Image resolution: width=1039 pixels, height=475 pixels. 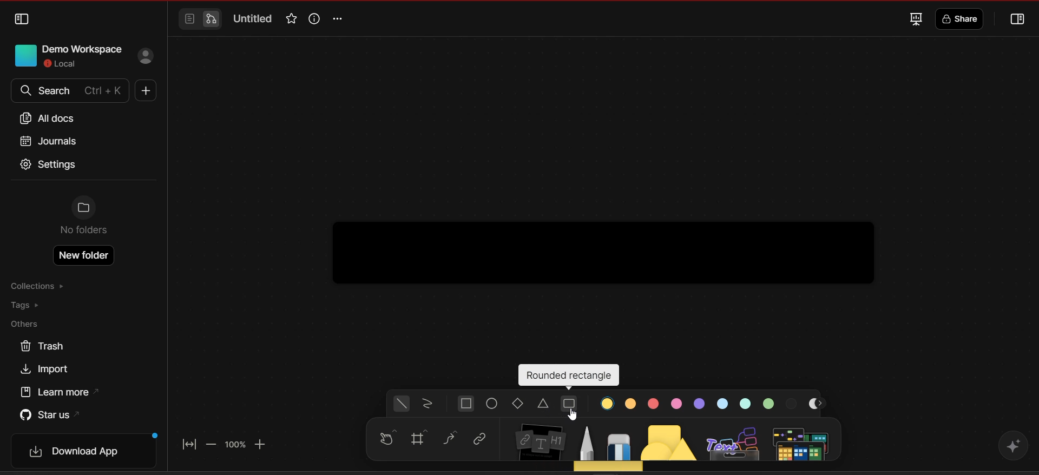 I want to click on Untitled, so click(x=253, y=19).